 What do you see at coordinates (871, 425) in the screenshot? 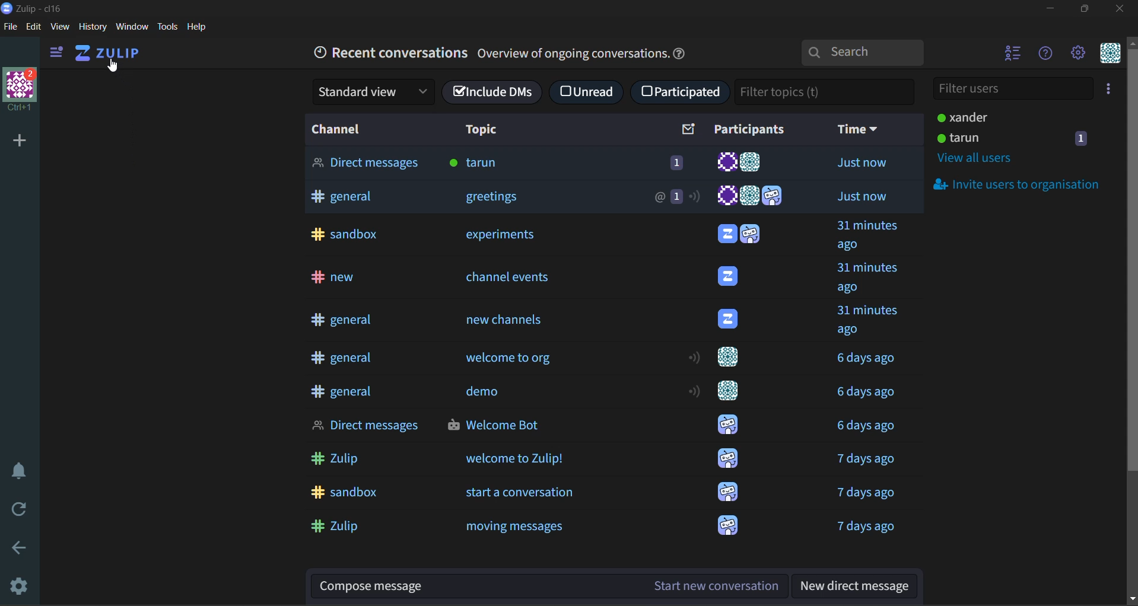
I see `Time` at bounding box center [871, 425].